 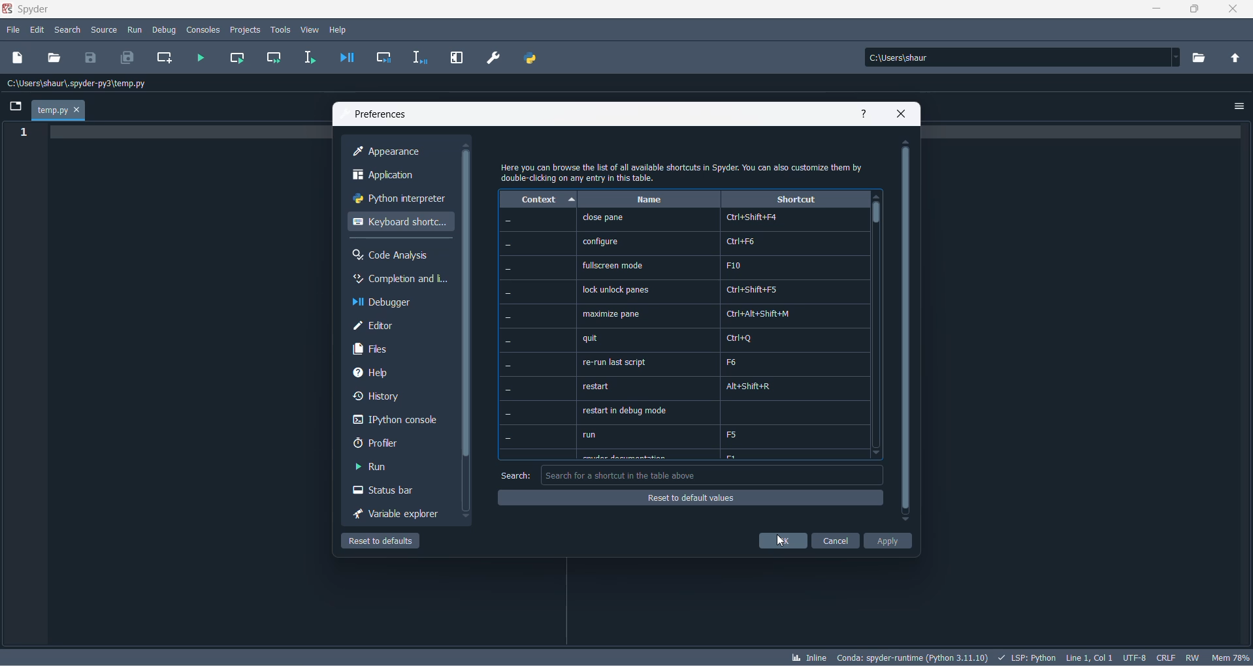 I want to click on completion, so click(x=399, y=280).